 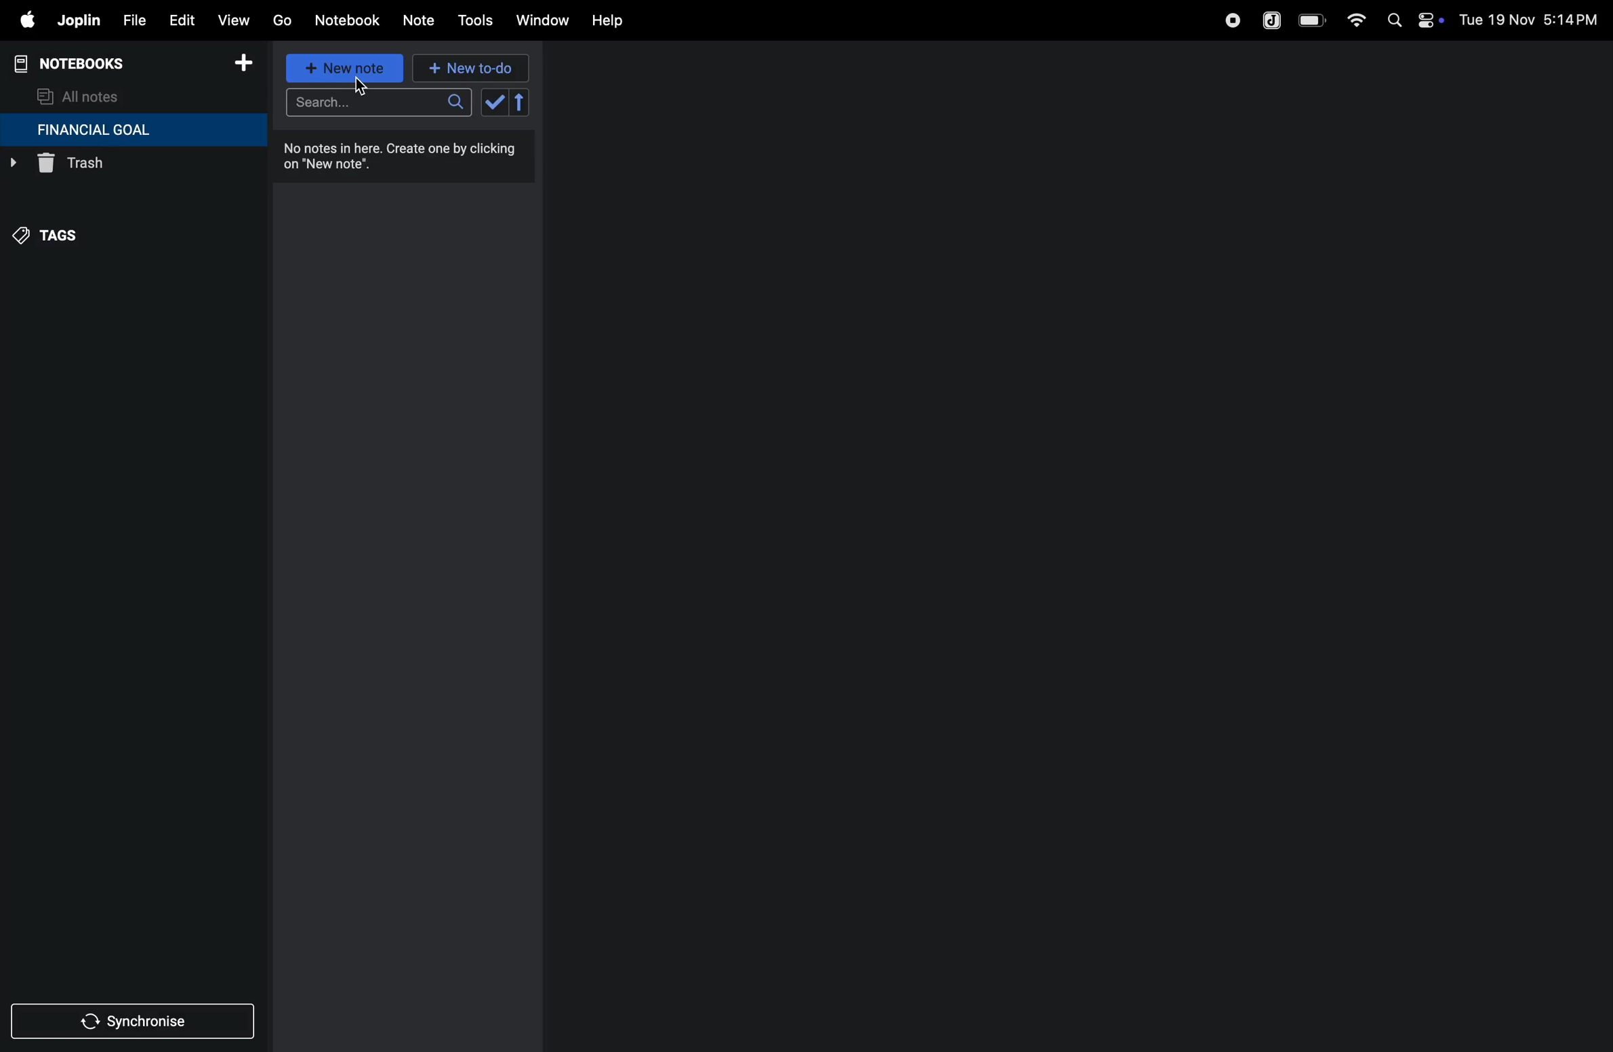 I want to click on file, so click(x=129, y=18).